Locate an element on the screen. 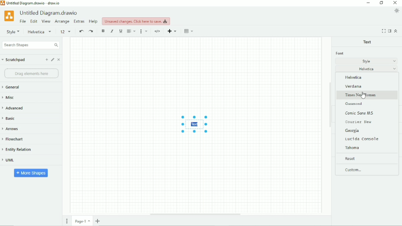 The width and height of the screenshot is (402, 226). Lucida Console is located at coordinates (363, 139).